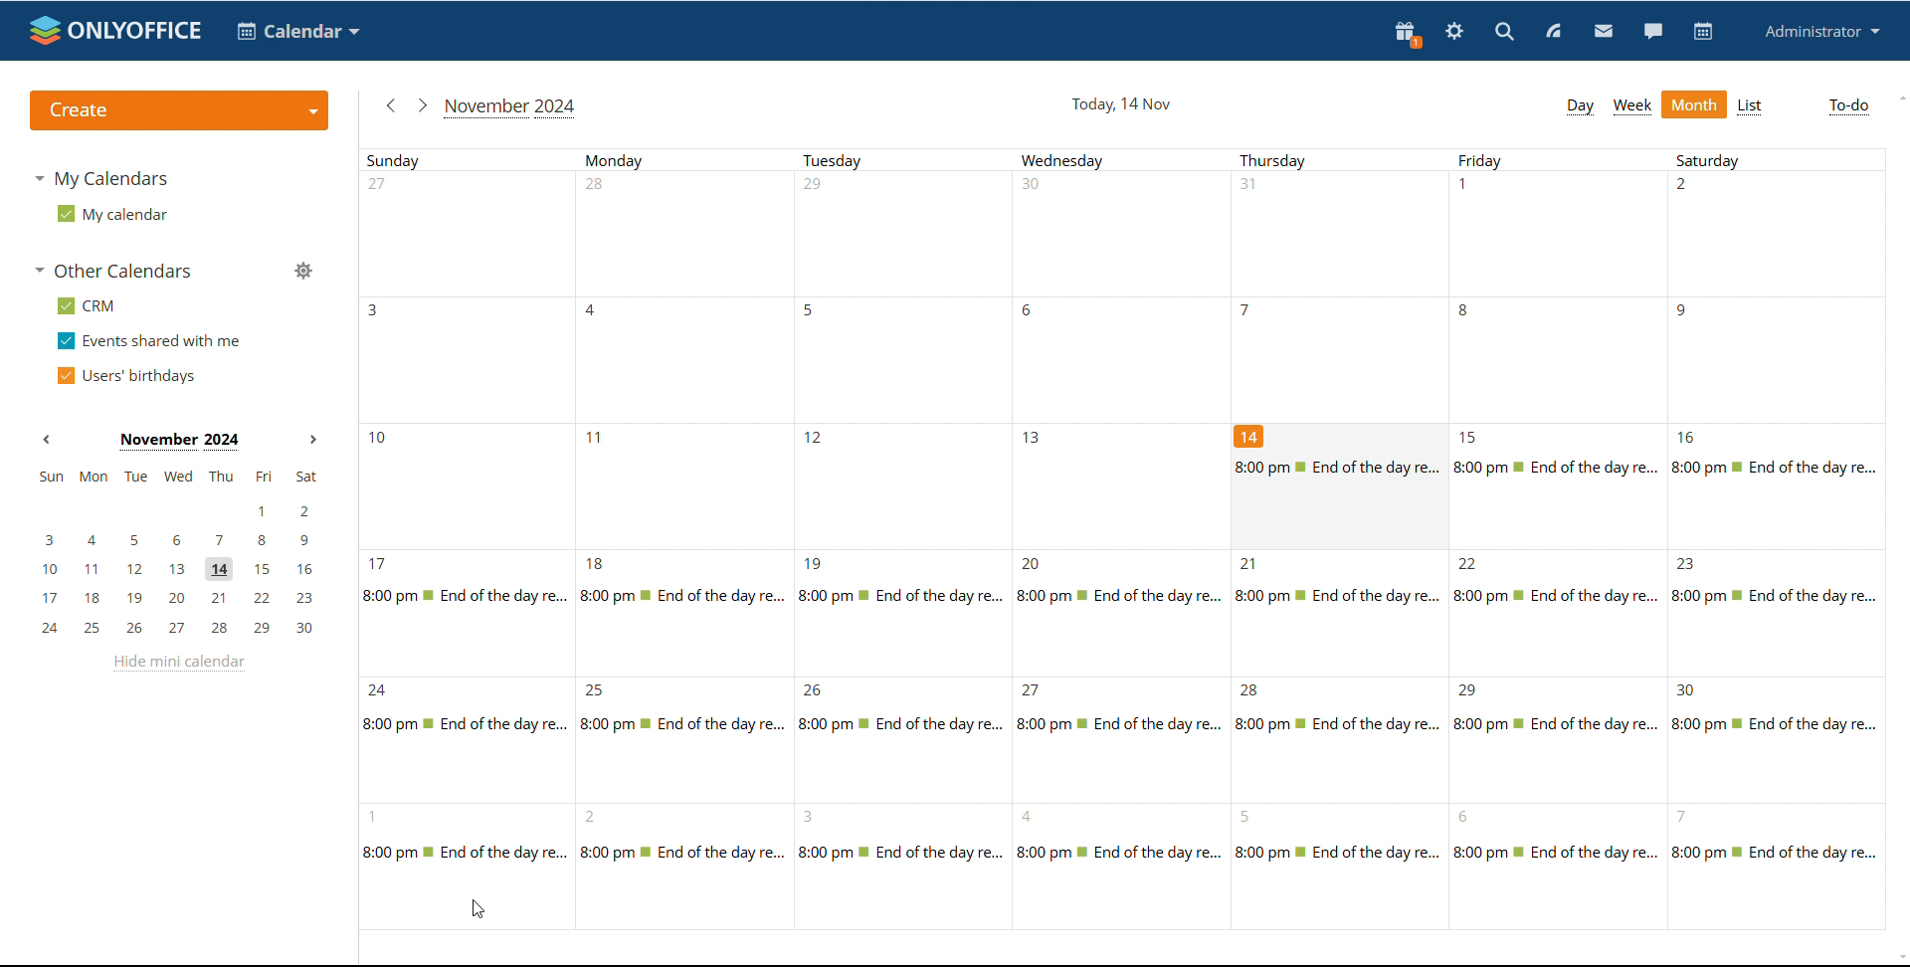 The height and width of the screenshot is (967, 1910). Describe the element at coordinates (179, 111) in the screenshot. I see `create` at that location.